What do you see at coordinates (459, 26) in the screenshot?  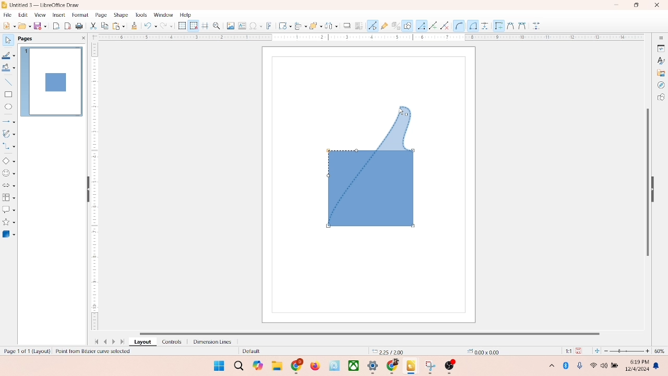 I see `Circle or Ellipse tool (Arc-specific)` at bounding box center [459, 26].